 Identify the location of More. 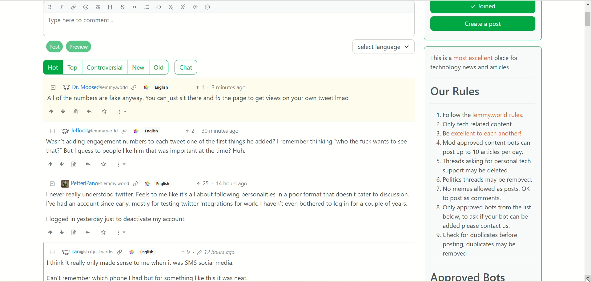
(123, 232).